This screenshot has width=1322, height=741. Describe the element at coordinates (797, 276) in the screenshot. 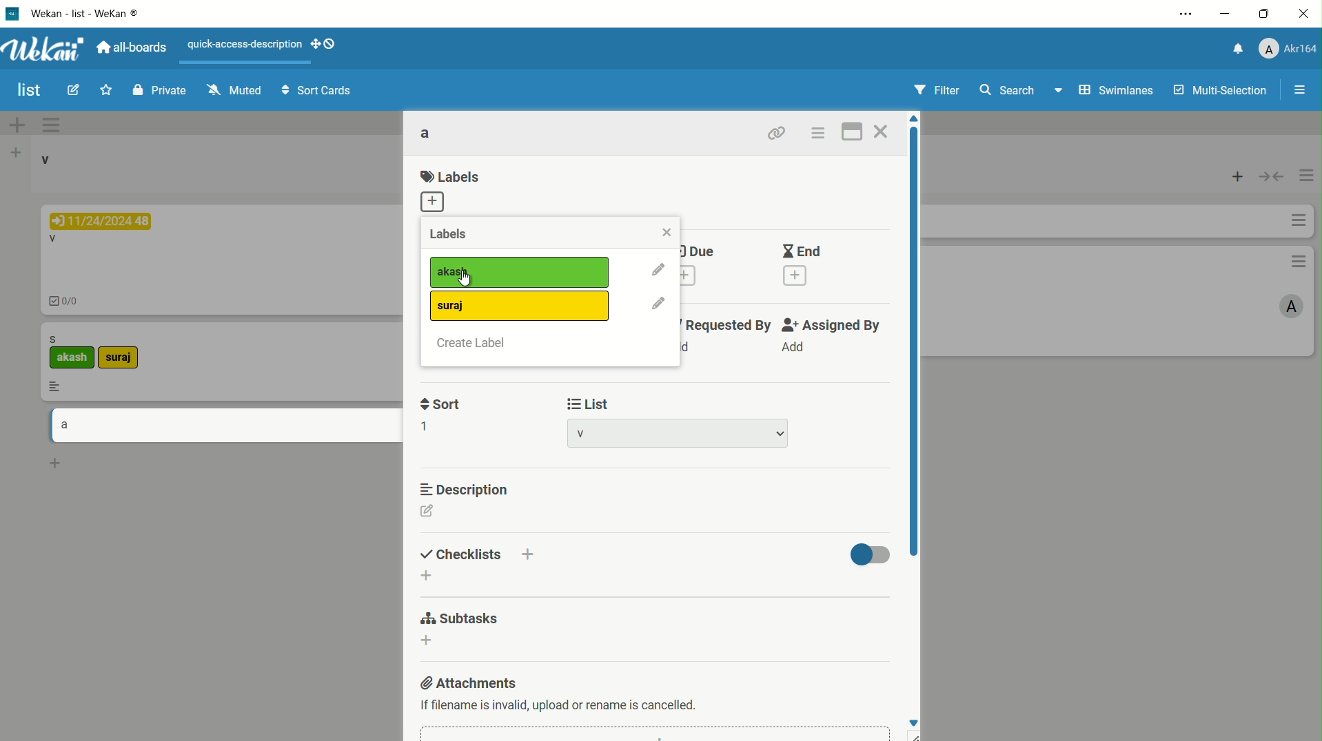

I see `add end date` at that location.